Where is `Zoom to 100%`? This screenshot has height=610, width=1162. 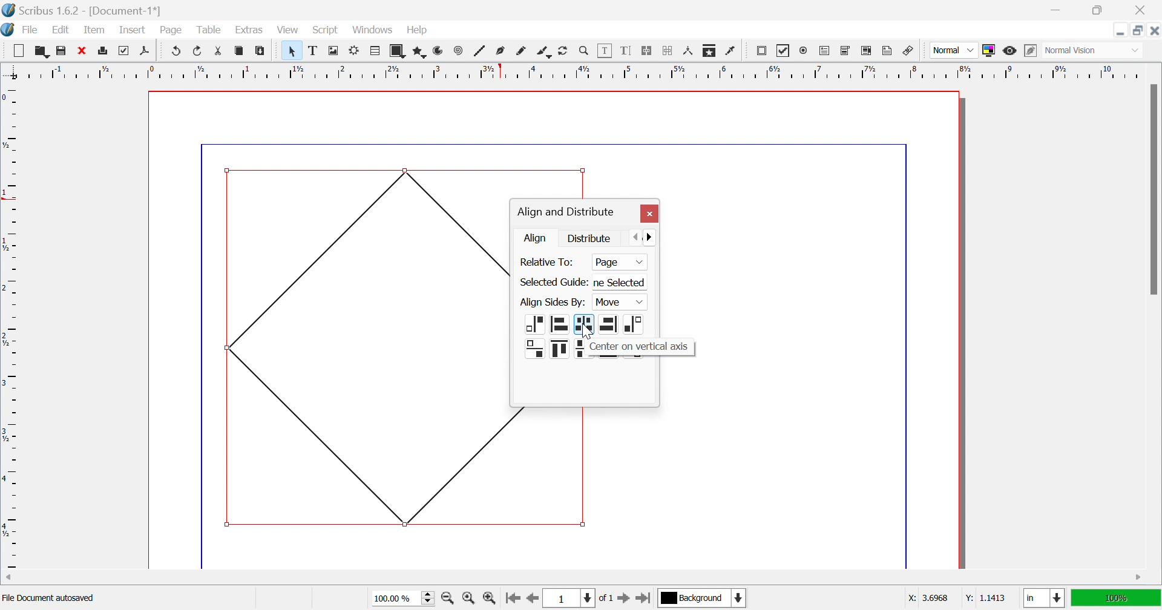 Zoom to 100% is located at coordinates (470, 600).